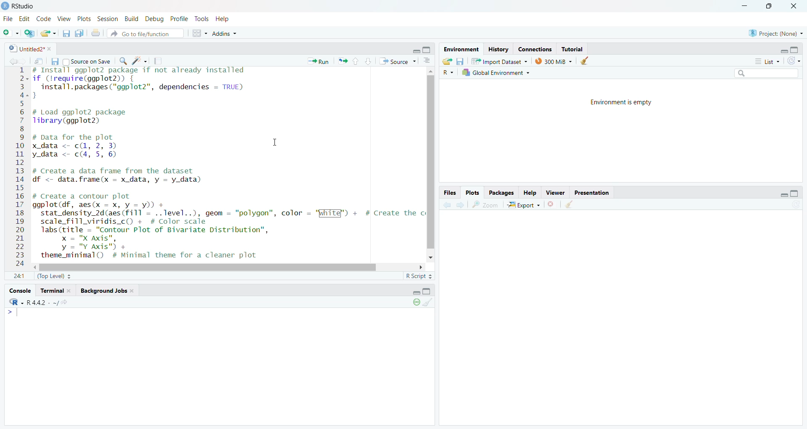 The height and width of the screenshot is (429, 807). Describe the element at coordinates (144, 33) in the screenshot. I see ` Go to file/function` at that location.